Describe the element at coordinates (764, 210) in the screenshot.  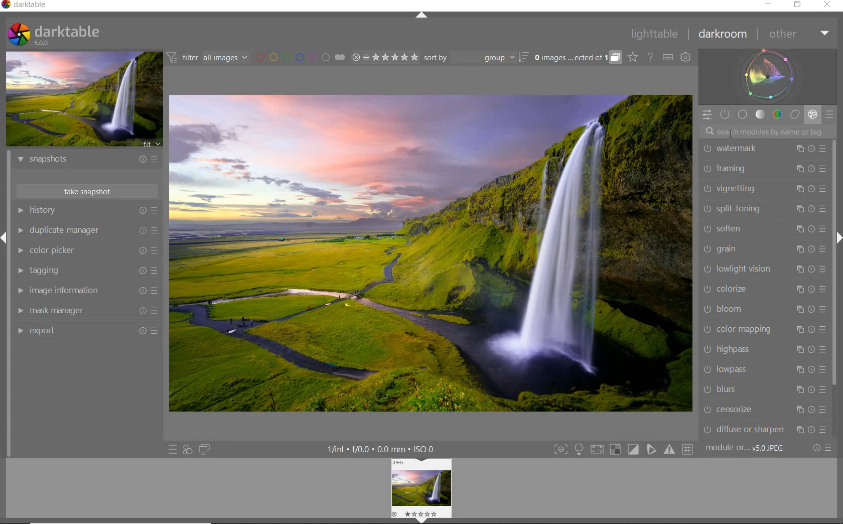
I see `split-toning` at that location.